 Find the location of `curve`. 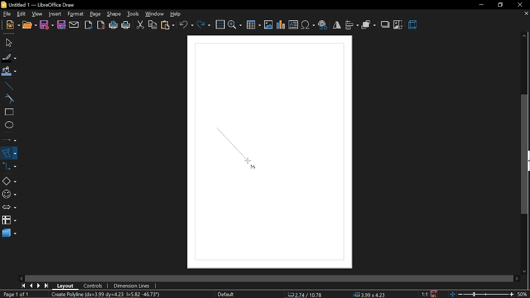

curve is located at coordinates (7, 99).